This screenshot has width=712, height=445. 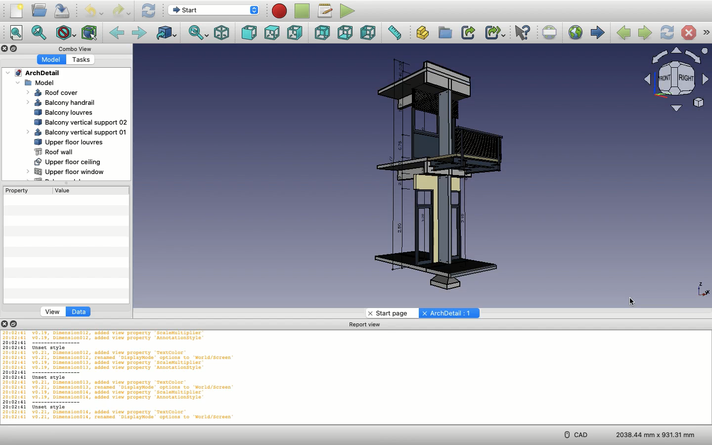 I want to click on Balcony vertical support 02, so click(x=80, y=122).